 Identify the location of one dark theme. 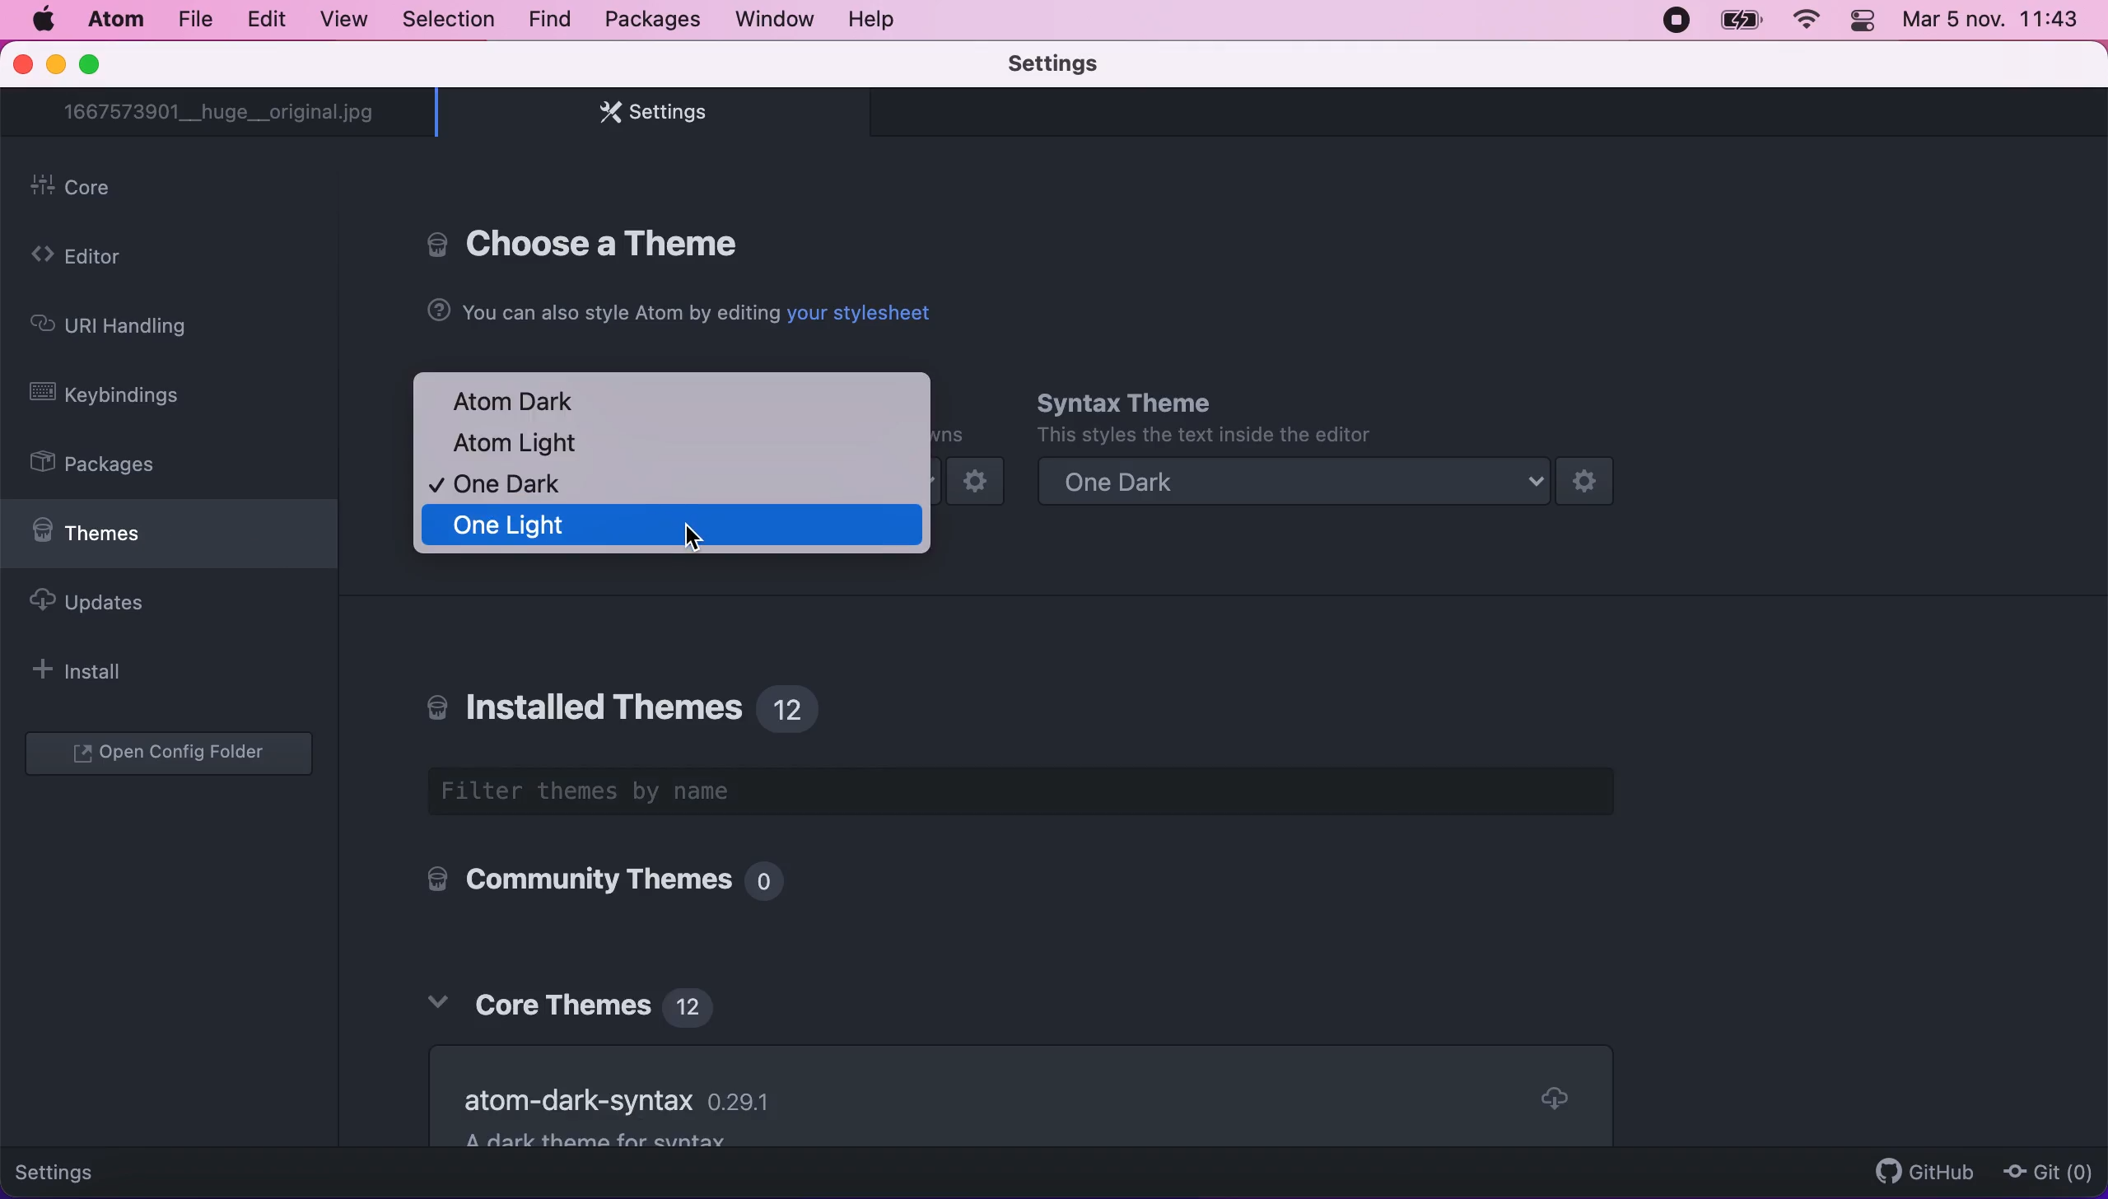
(1322, 483).